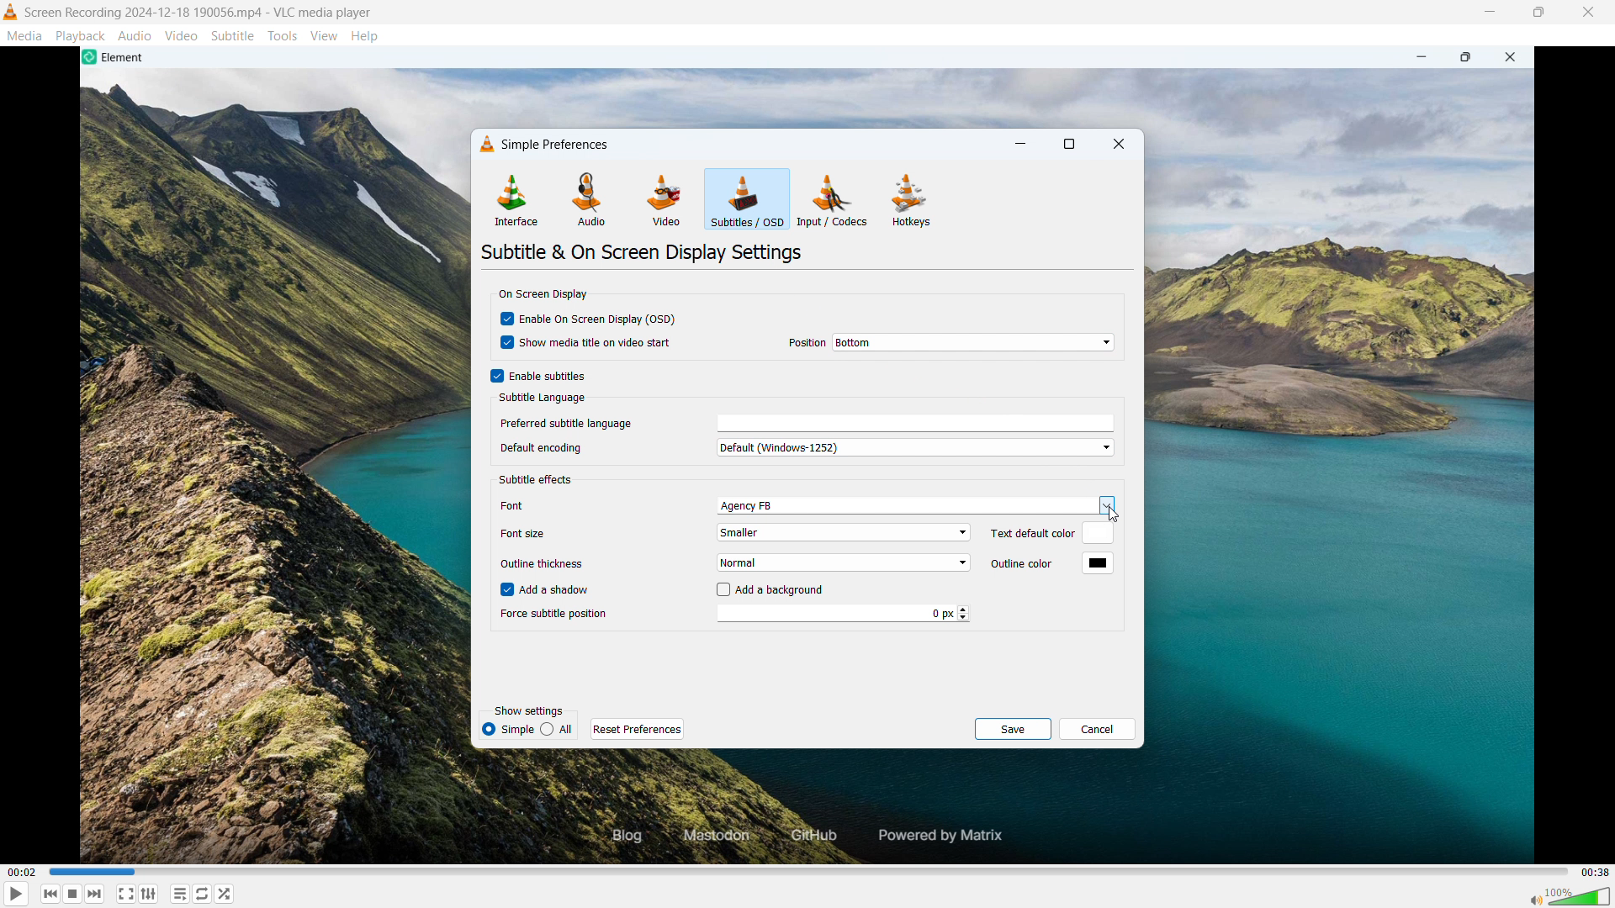  Describe the element at coordinates (834, 199) in the screenshot. I see `inputs/codecs` at that location.